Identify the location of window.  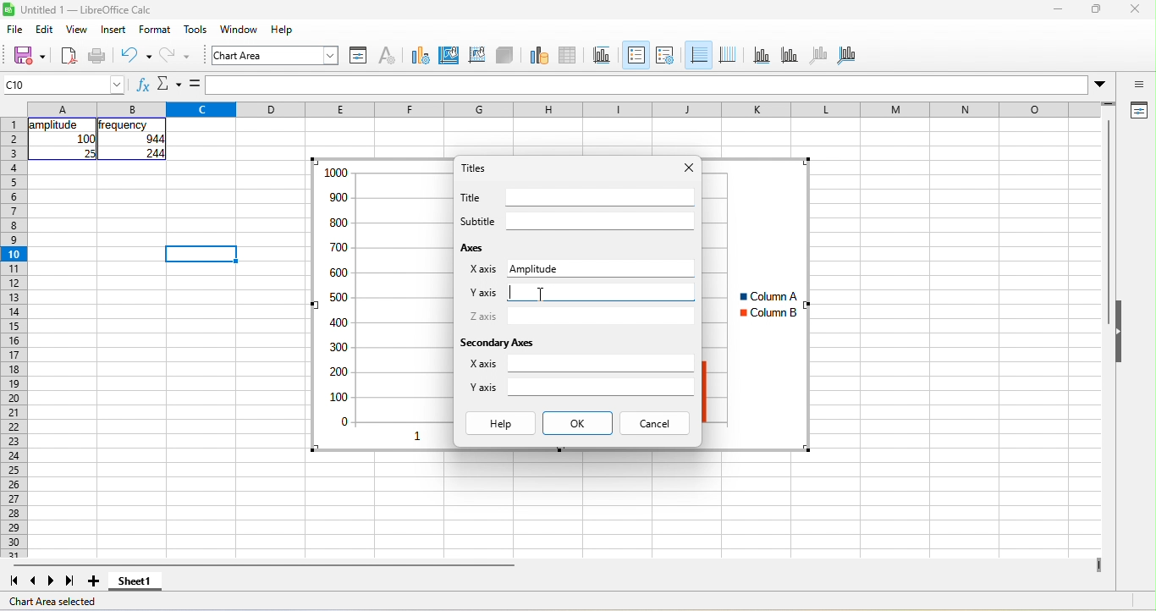
(239, 29).